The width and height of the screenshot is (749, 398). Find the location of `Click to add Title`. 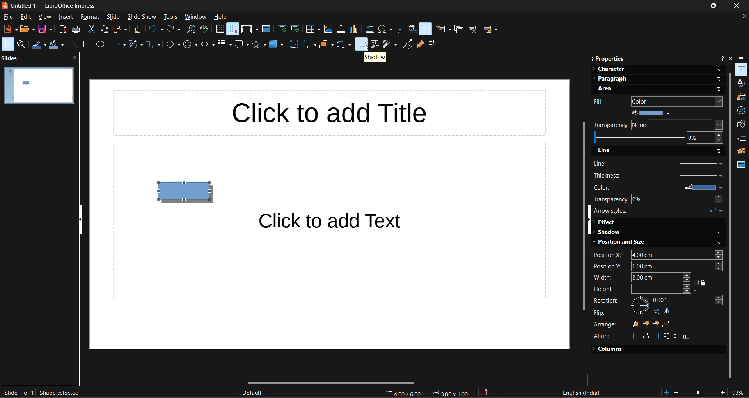

Click to add Title is located at coordinates (336, 112).